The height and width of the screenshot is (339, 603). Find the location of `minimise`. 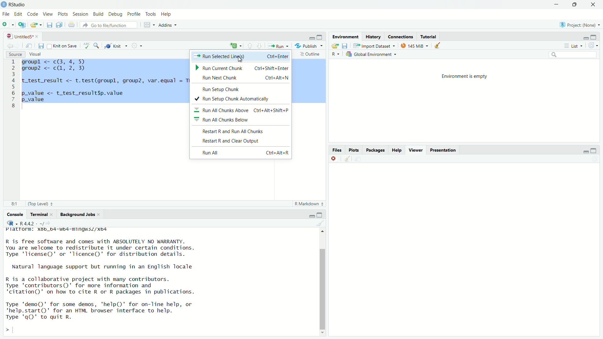

minimise is located at coordinates (312, 215).